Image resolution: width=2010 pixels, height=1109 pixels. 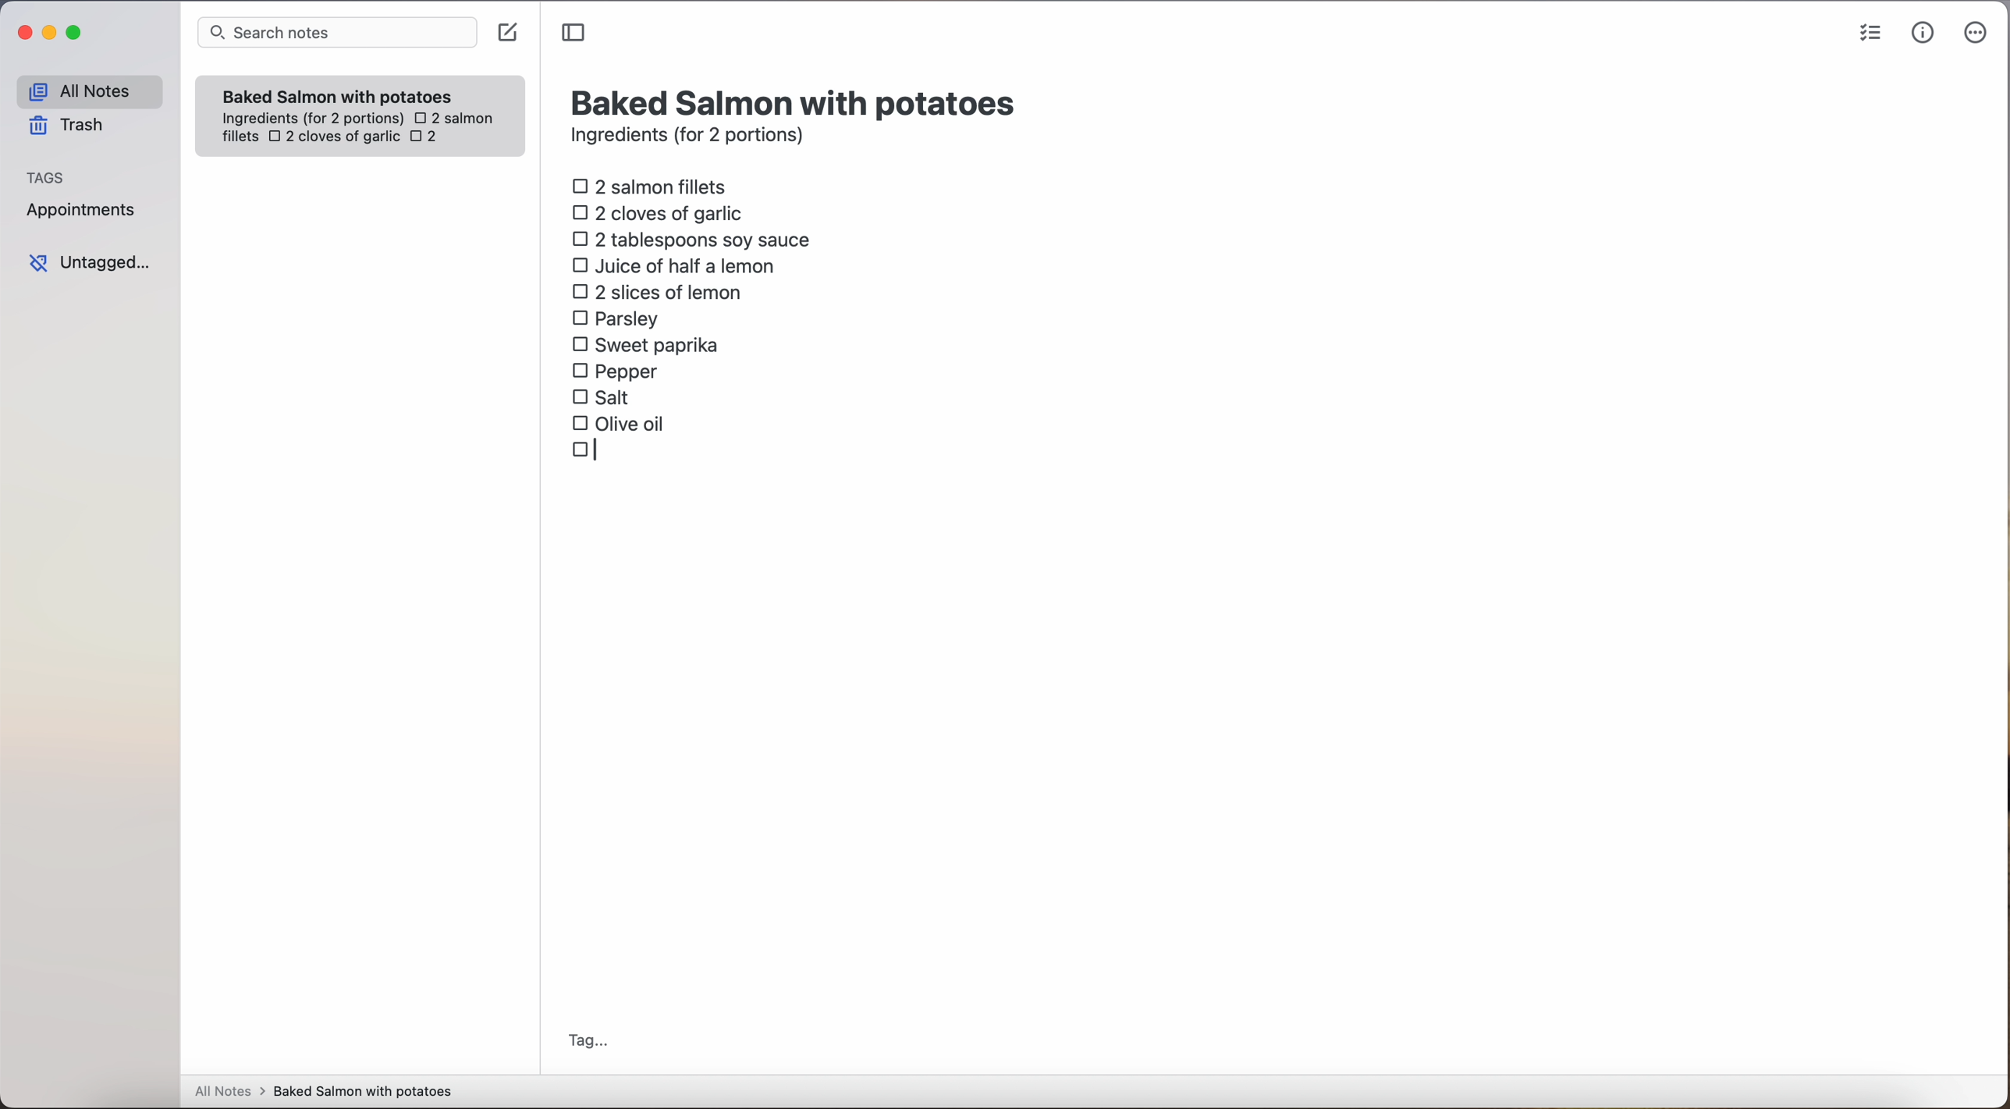 What do you see at coordinates (428, 138) in the screenshot?
I see `2 ` at bounding box center [428, 138].